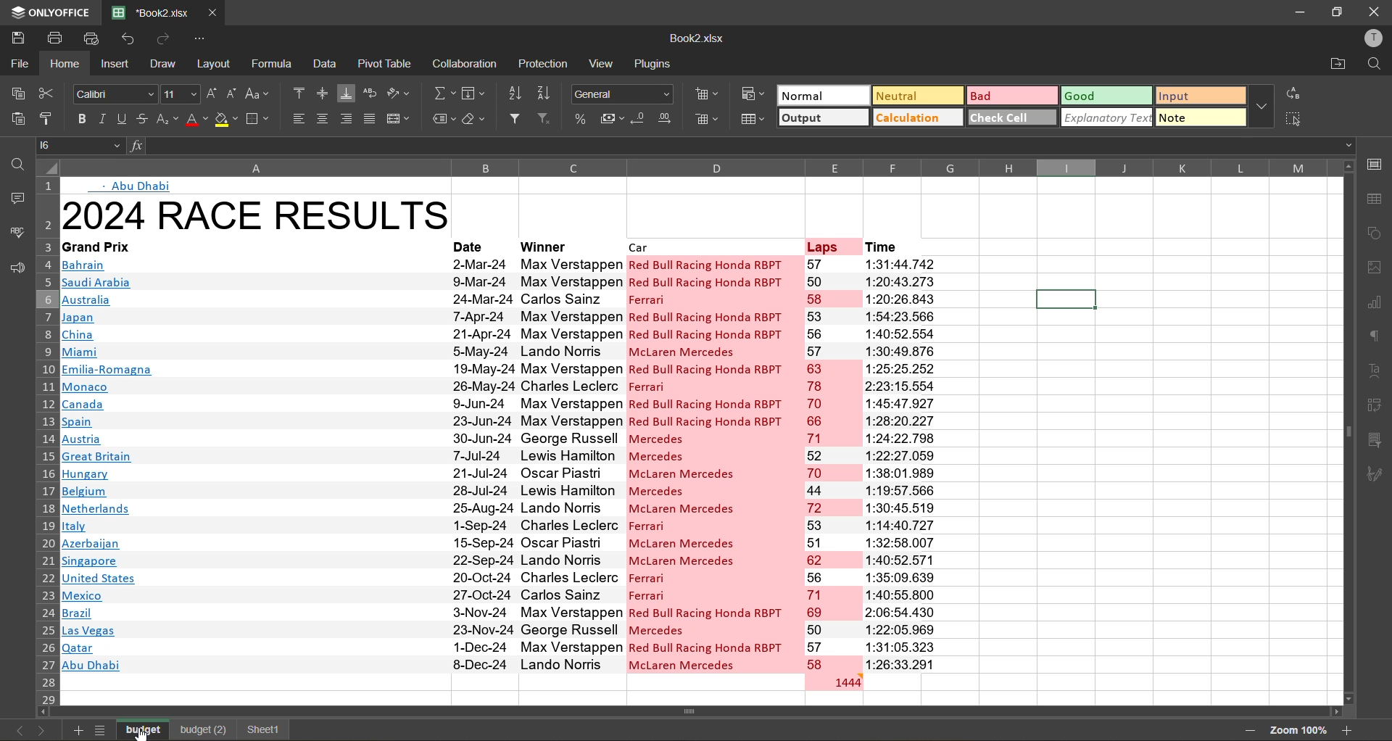 This screenshot has height=741, width=1392. What do you see at coordinates (115, 65) in the screenshot?
I see `insert` at bounding box center [115, 65].